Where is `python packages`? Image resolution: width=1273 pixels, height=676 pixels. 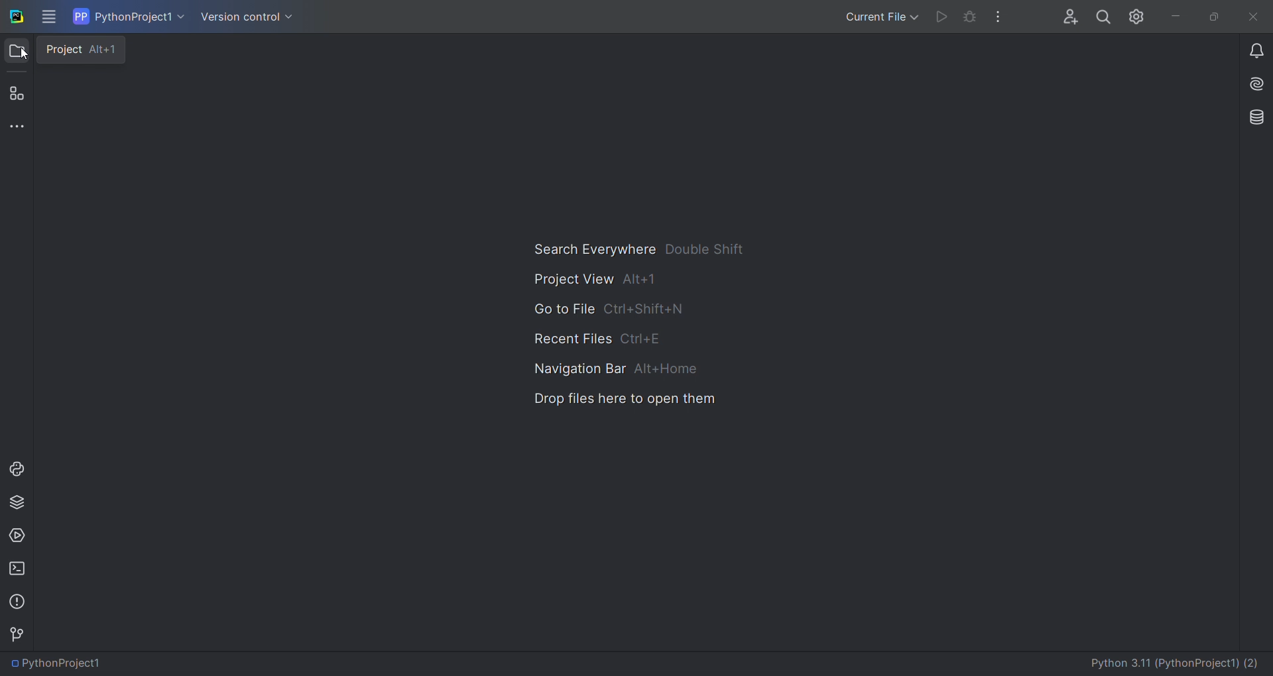 python packages is located at coordinates (17, 504).